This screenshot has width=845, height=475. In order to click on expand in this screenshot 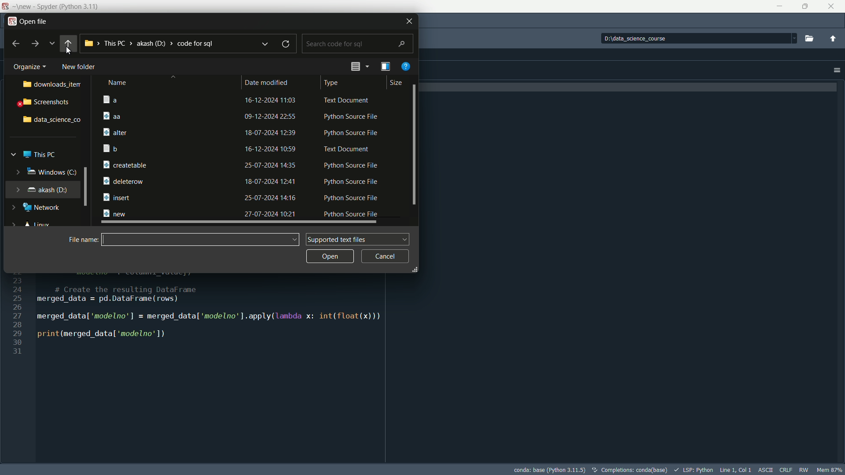, I will do `click(12, 154)`.